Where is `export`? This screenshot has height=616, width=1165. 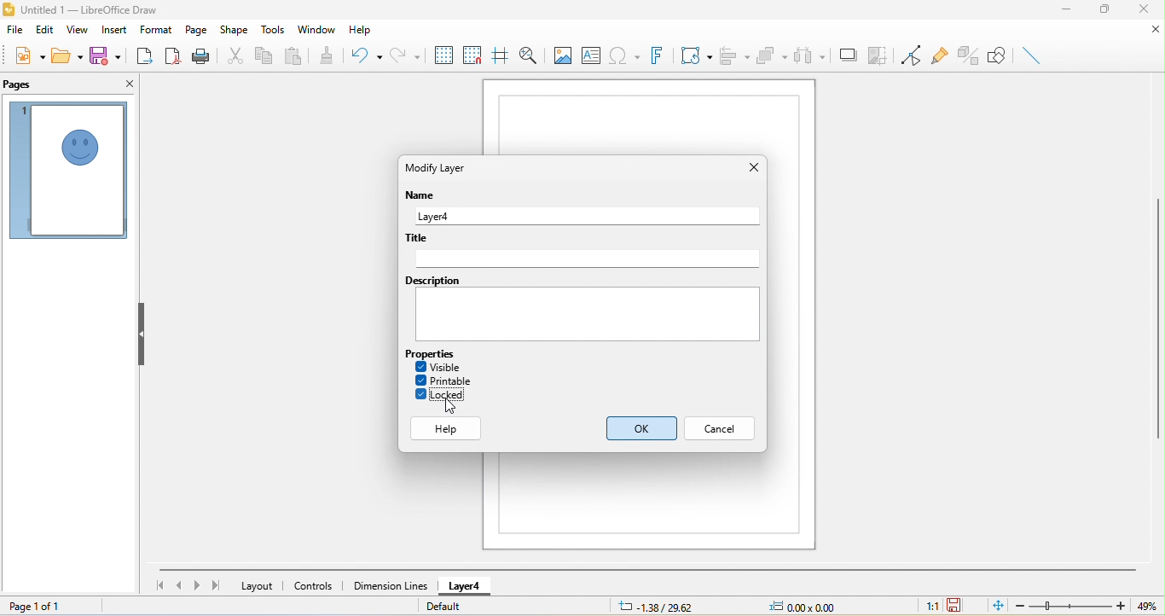 export is located at coordinates (142, 54).